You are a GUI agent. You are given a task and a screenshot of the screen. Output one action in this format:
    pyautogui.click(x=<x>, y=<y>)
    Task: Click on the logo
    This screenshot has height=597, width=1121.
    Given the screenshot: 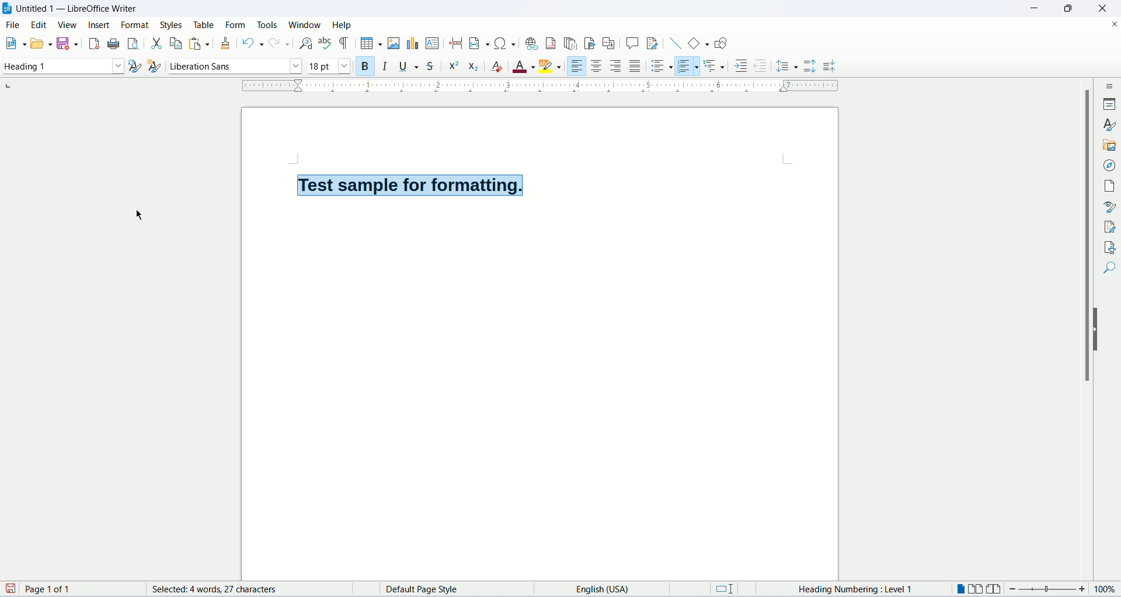 What is the action you would take?
    pyautogui.click(x=8, y=9)
    